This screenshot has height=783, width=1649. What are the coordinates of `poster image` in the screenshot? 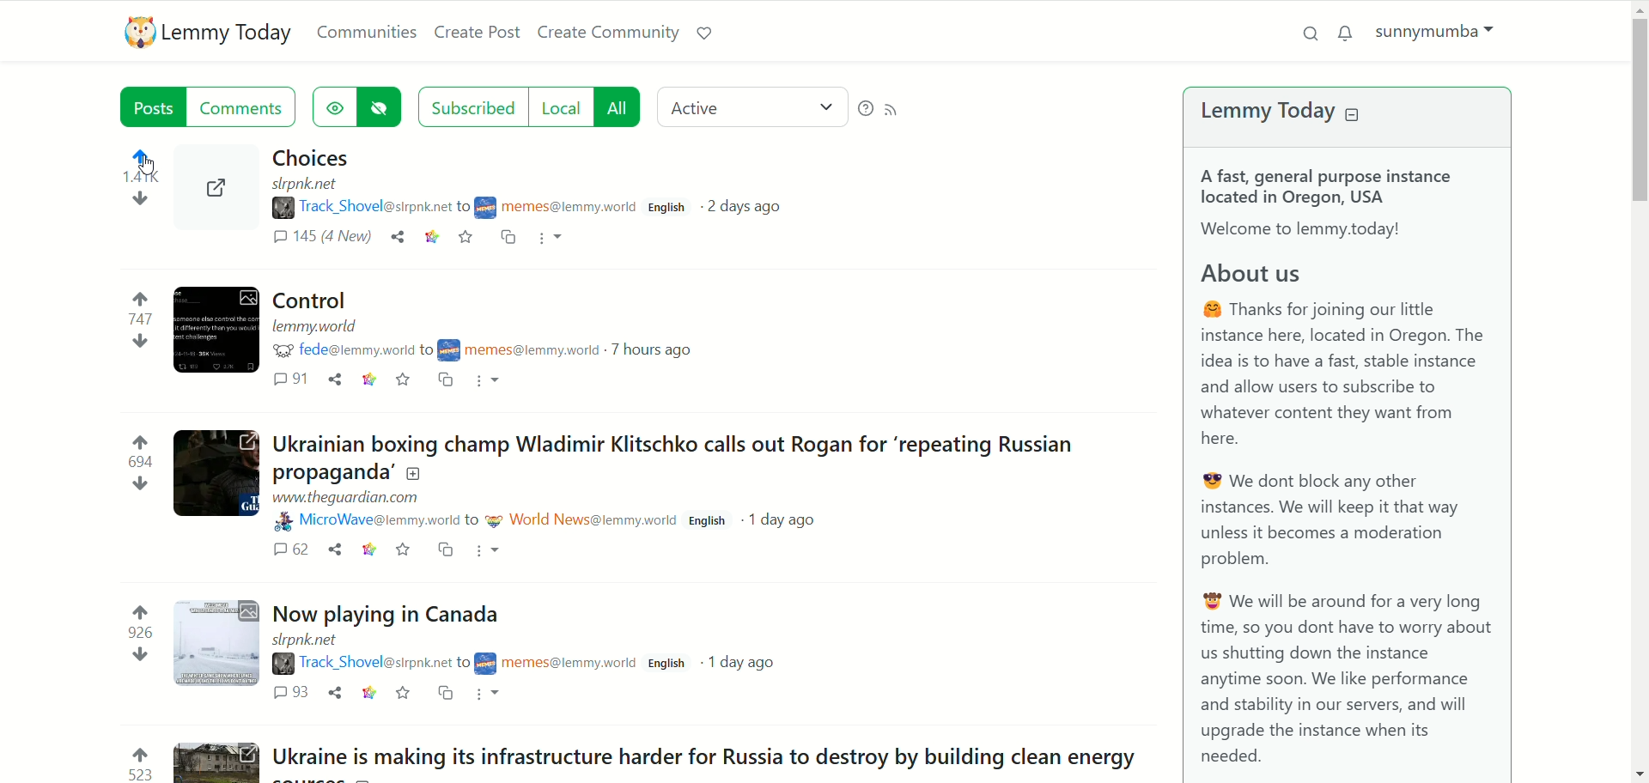 It's located at (279, 349).